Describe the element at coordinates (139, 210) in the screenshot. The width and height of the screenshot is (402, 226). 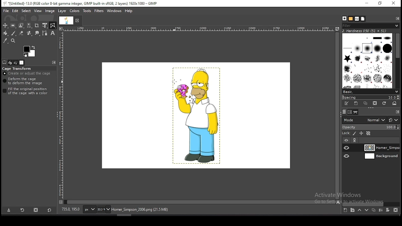
I see `home_simpsons_2006.png (21.5 mb)` at that location.